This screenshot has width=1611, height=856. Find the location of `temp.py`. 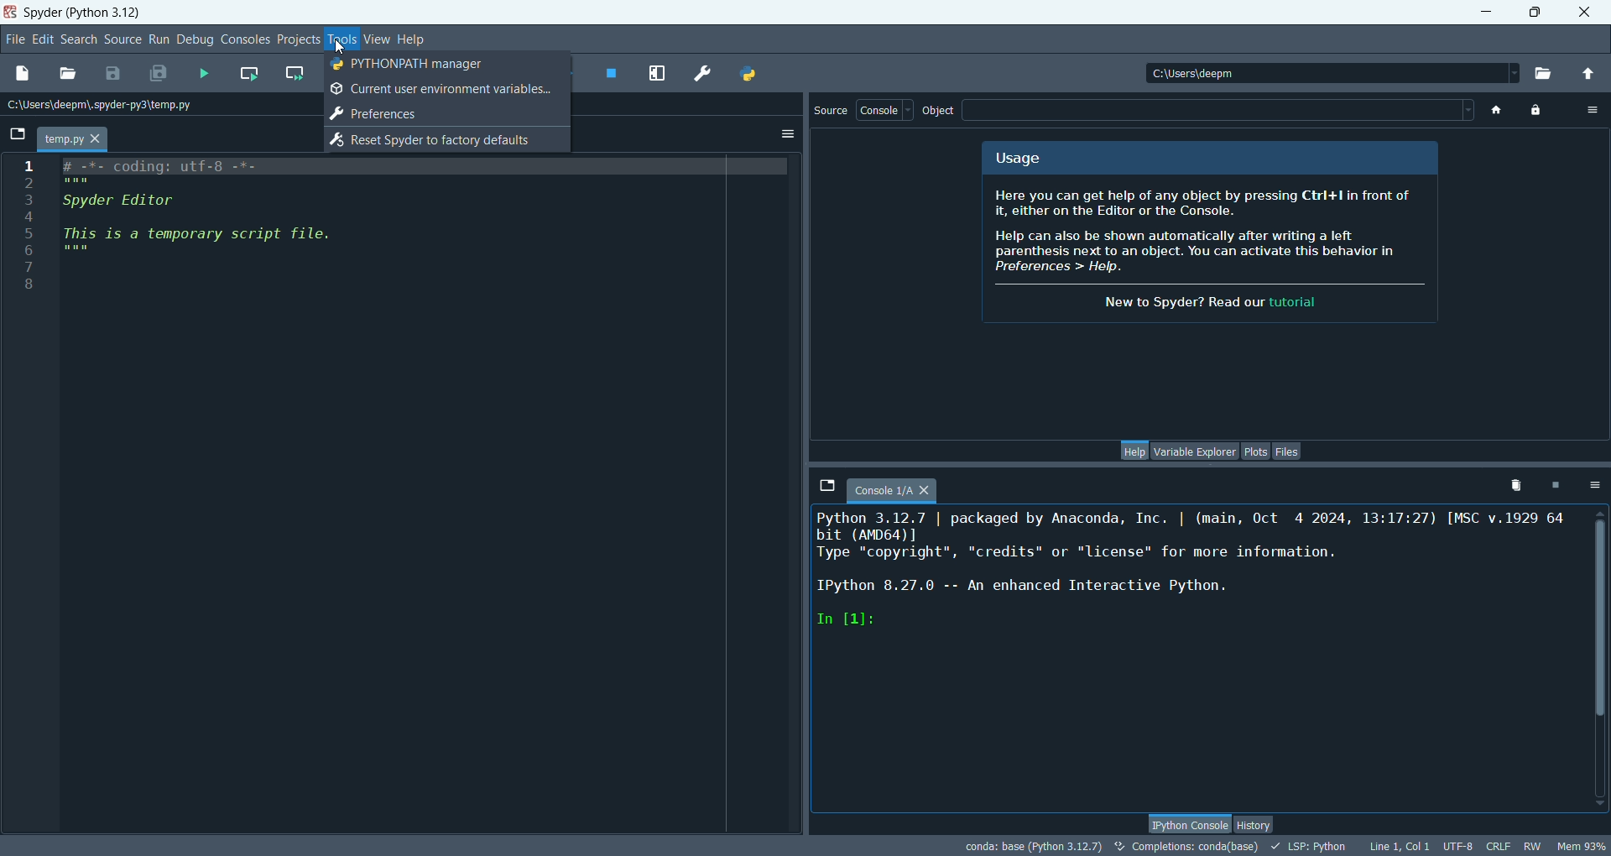

temp.py is located at coordinates (73, 139).